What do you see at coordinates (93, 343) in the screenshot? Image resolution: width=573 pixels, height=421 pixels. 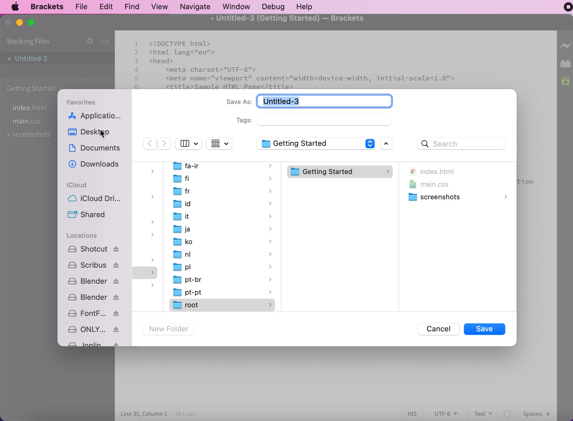 I see `Joplin` at bounding box center [93, 343].